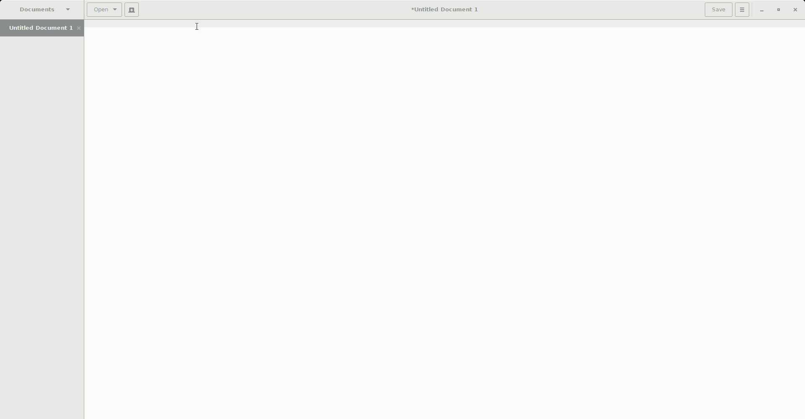  What do you see at coordinates (718, 10) in the screenshot?
I see `Save` at bounding box center [718, 10].